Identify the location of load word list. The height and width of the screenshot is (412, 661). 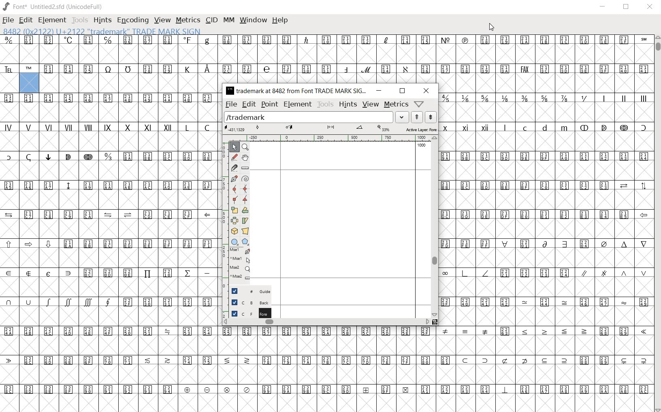
(316, 117).